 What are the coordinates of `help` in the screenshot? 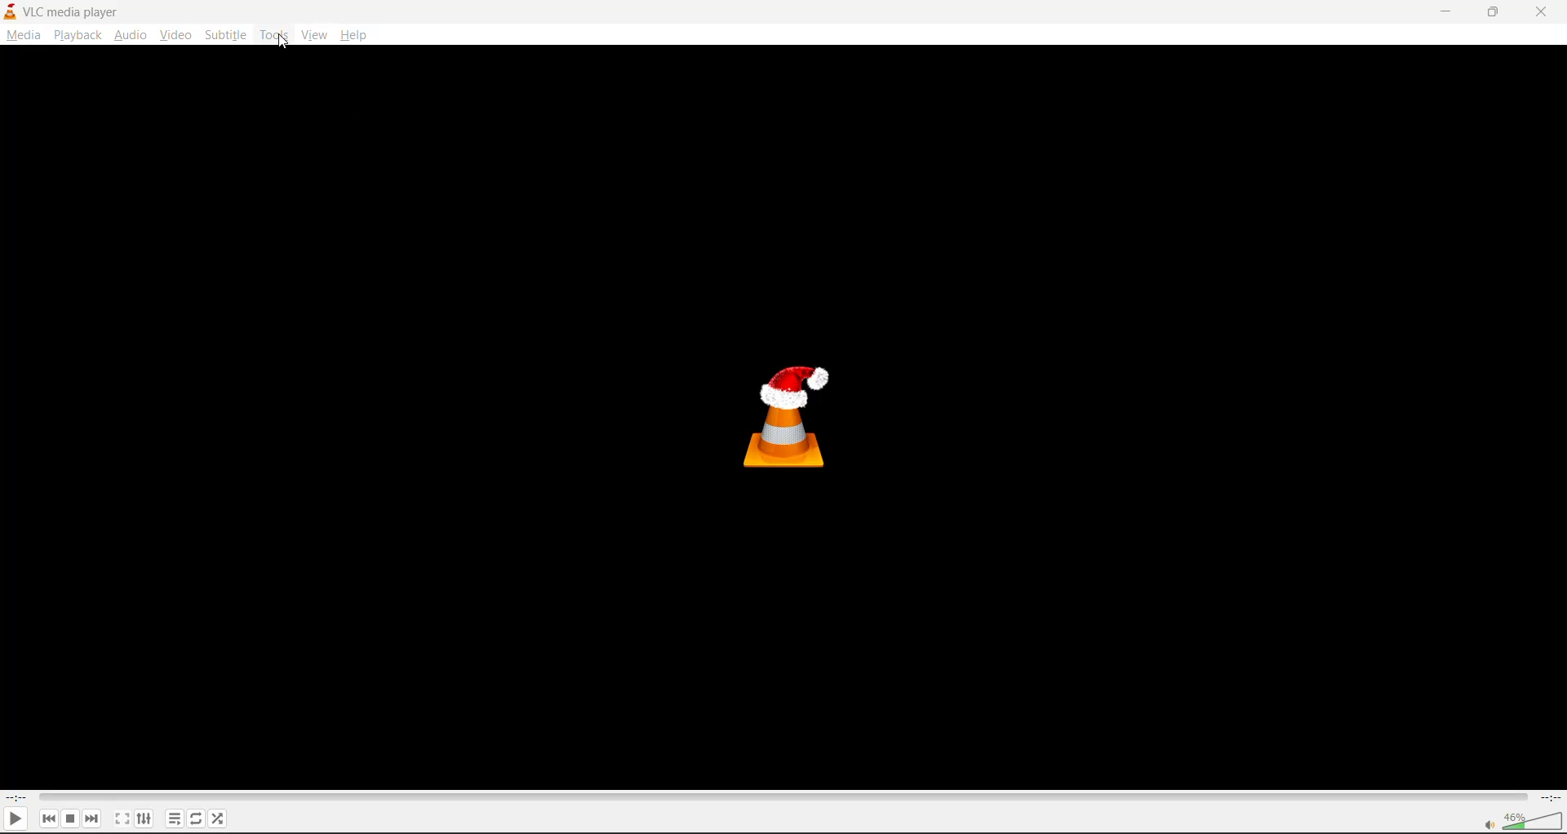 It's located at (357, 36).